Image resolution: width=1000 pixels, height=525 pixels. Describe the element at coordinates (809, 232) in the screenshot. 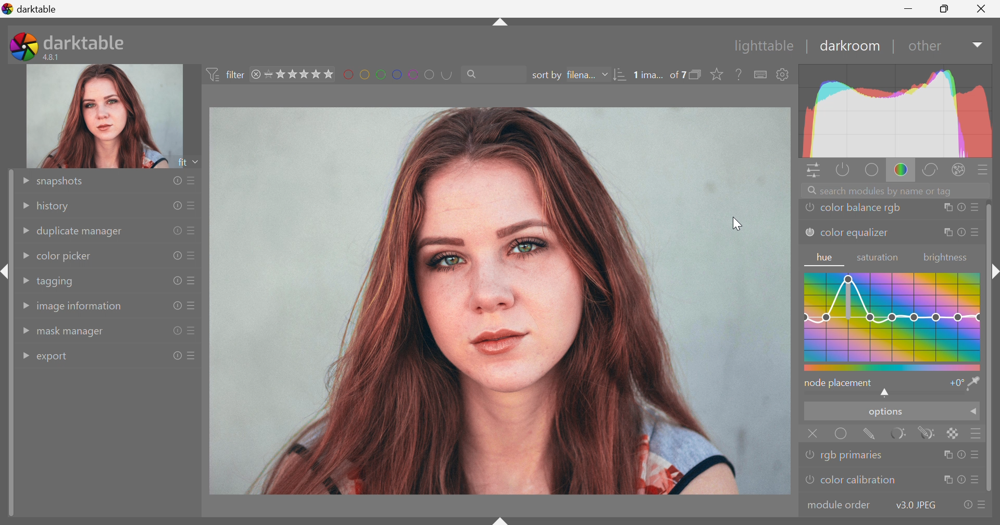

I see `'color equalizer' is switched off` at that location.